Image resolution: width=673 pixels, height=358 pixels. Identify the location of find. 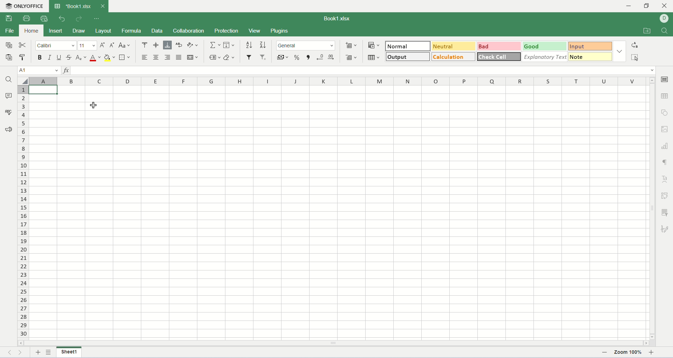
(8, 80).